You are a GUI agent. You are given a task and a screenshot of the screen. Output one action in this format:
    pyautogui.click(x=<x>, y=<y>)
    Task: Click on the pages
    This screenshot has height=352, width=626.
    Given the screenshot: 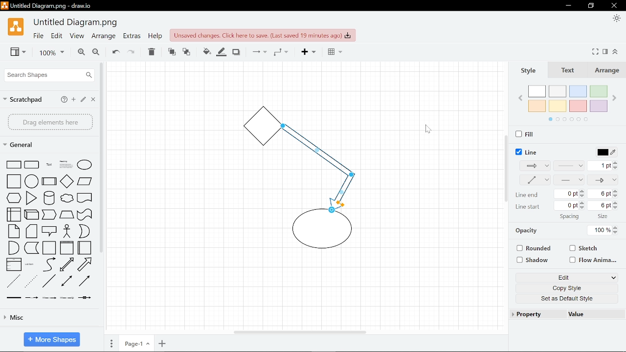 What is the action you would take?
    pyautogui.click(x=112, y=344)
    